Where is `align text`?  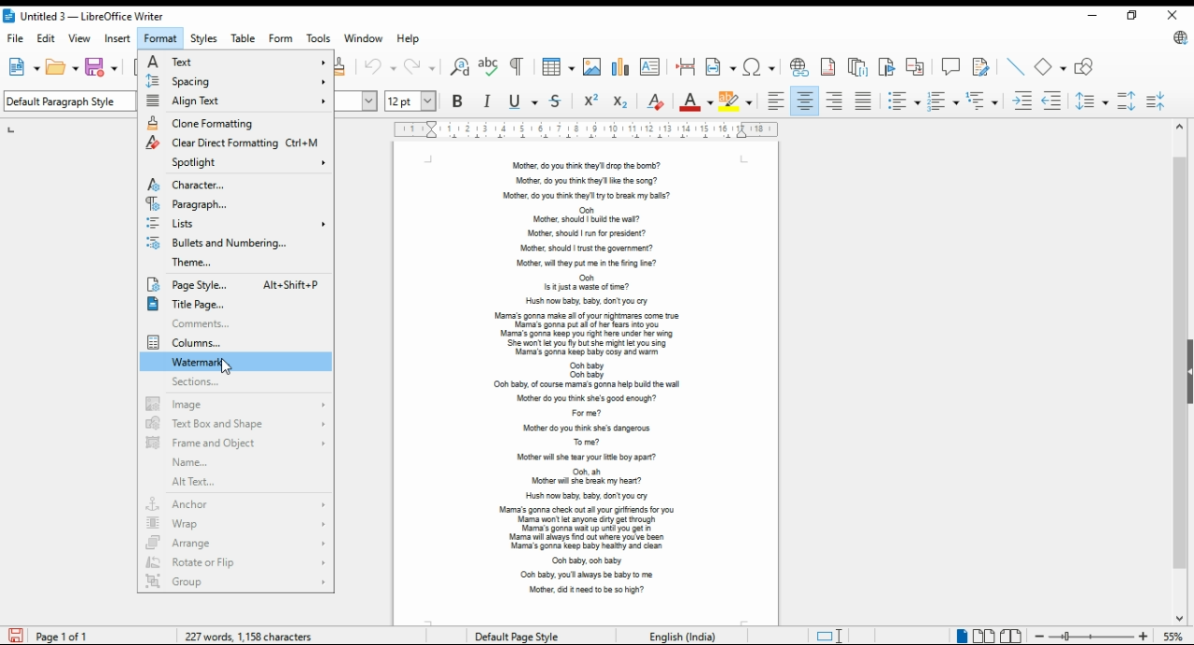
align text is located at coordinates (236, 100).